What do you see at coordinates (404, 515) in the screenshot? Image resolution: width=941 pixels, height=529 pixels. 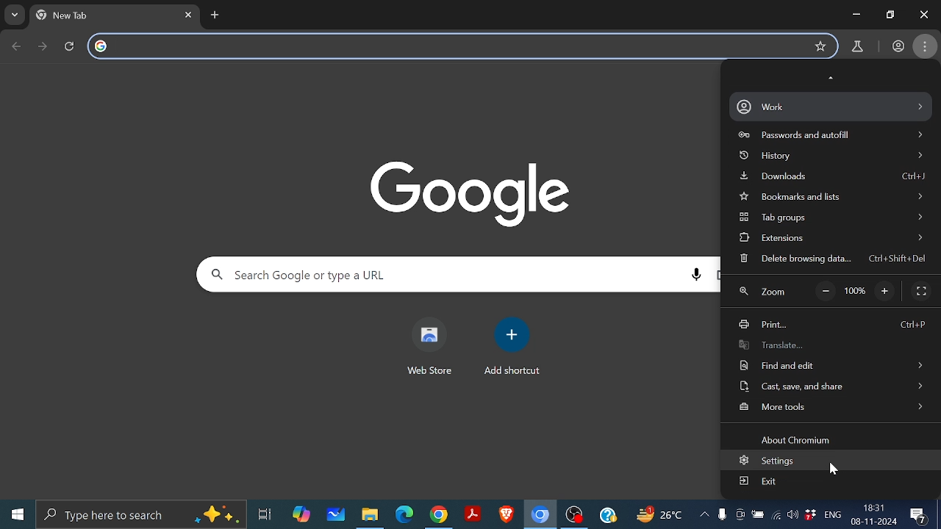 I see `windows edge` at bounding box center [404, 515].